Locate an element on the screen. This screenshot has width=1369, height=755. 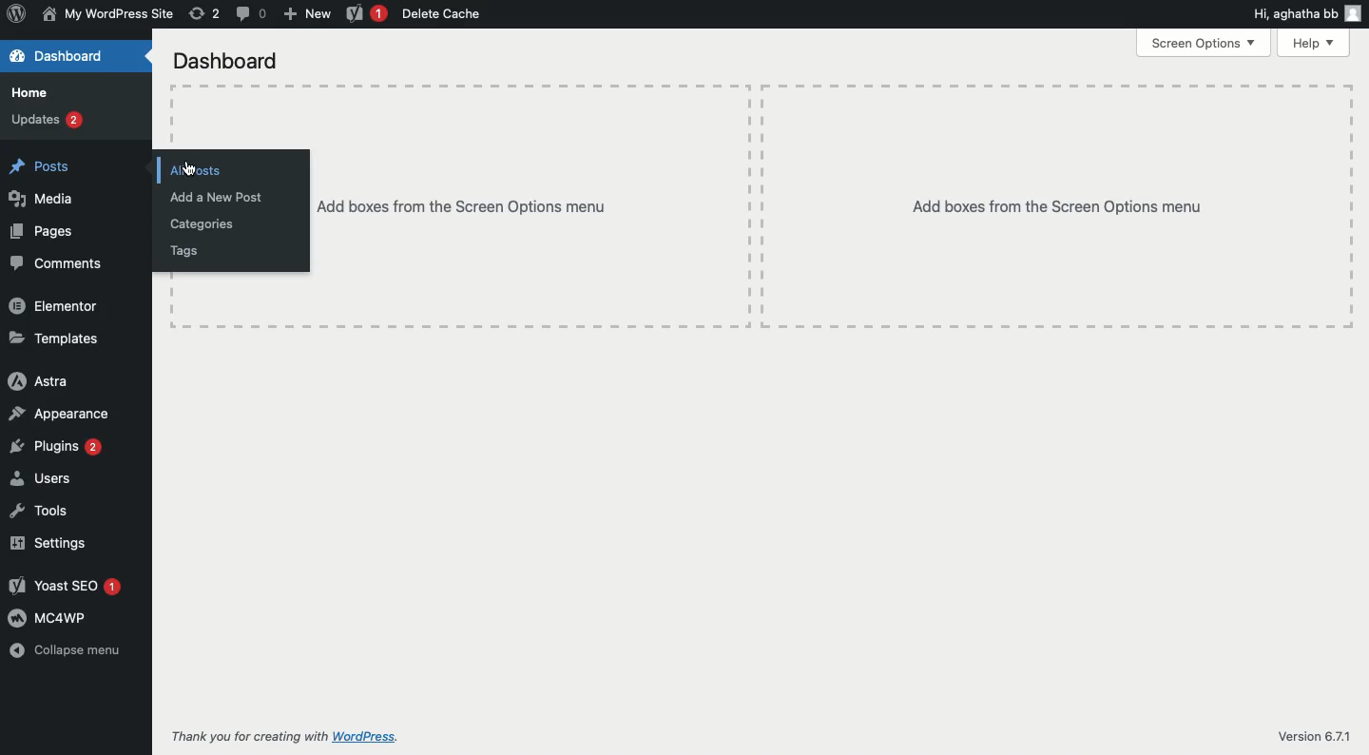
Templates is located at coordinates (52, 339).